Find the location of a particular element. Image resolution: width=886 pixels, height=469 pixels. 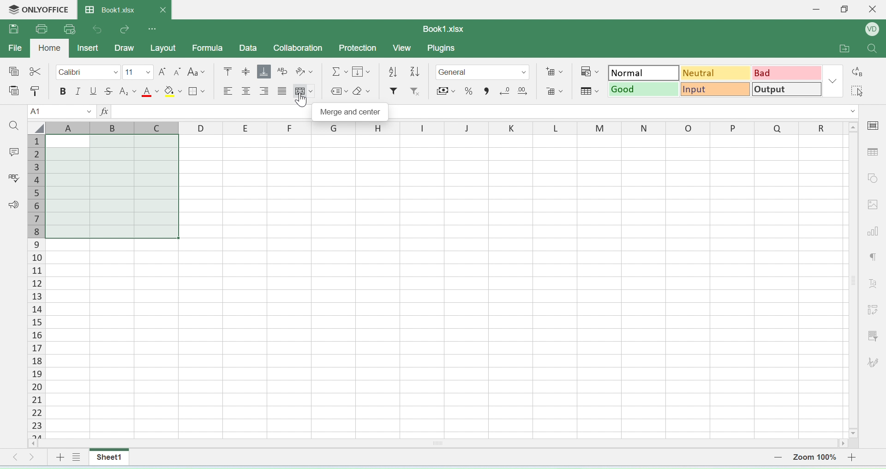

paste is located at coordinates (15, 92).